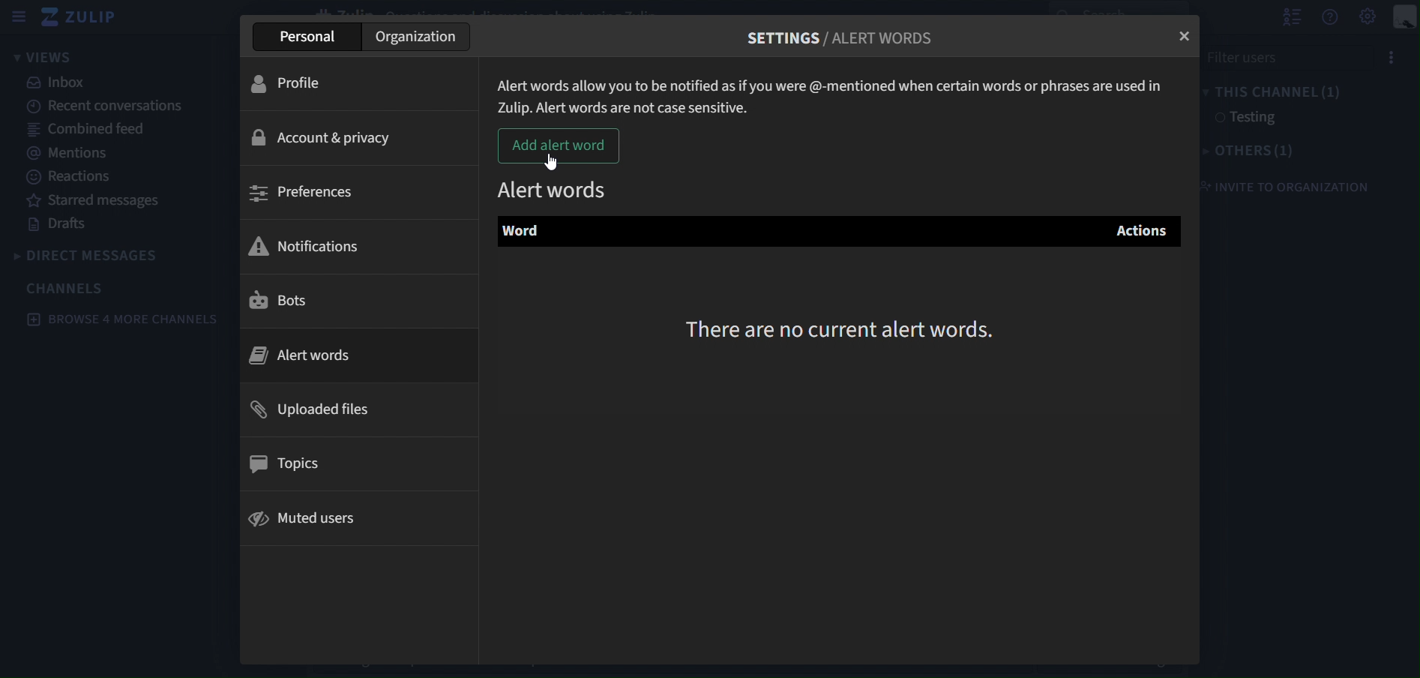  Describe the element at coordinates (288, 461) in the screenshot. I see `topics` at that location.